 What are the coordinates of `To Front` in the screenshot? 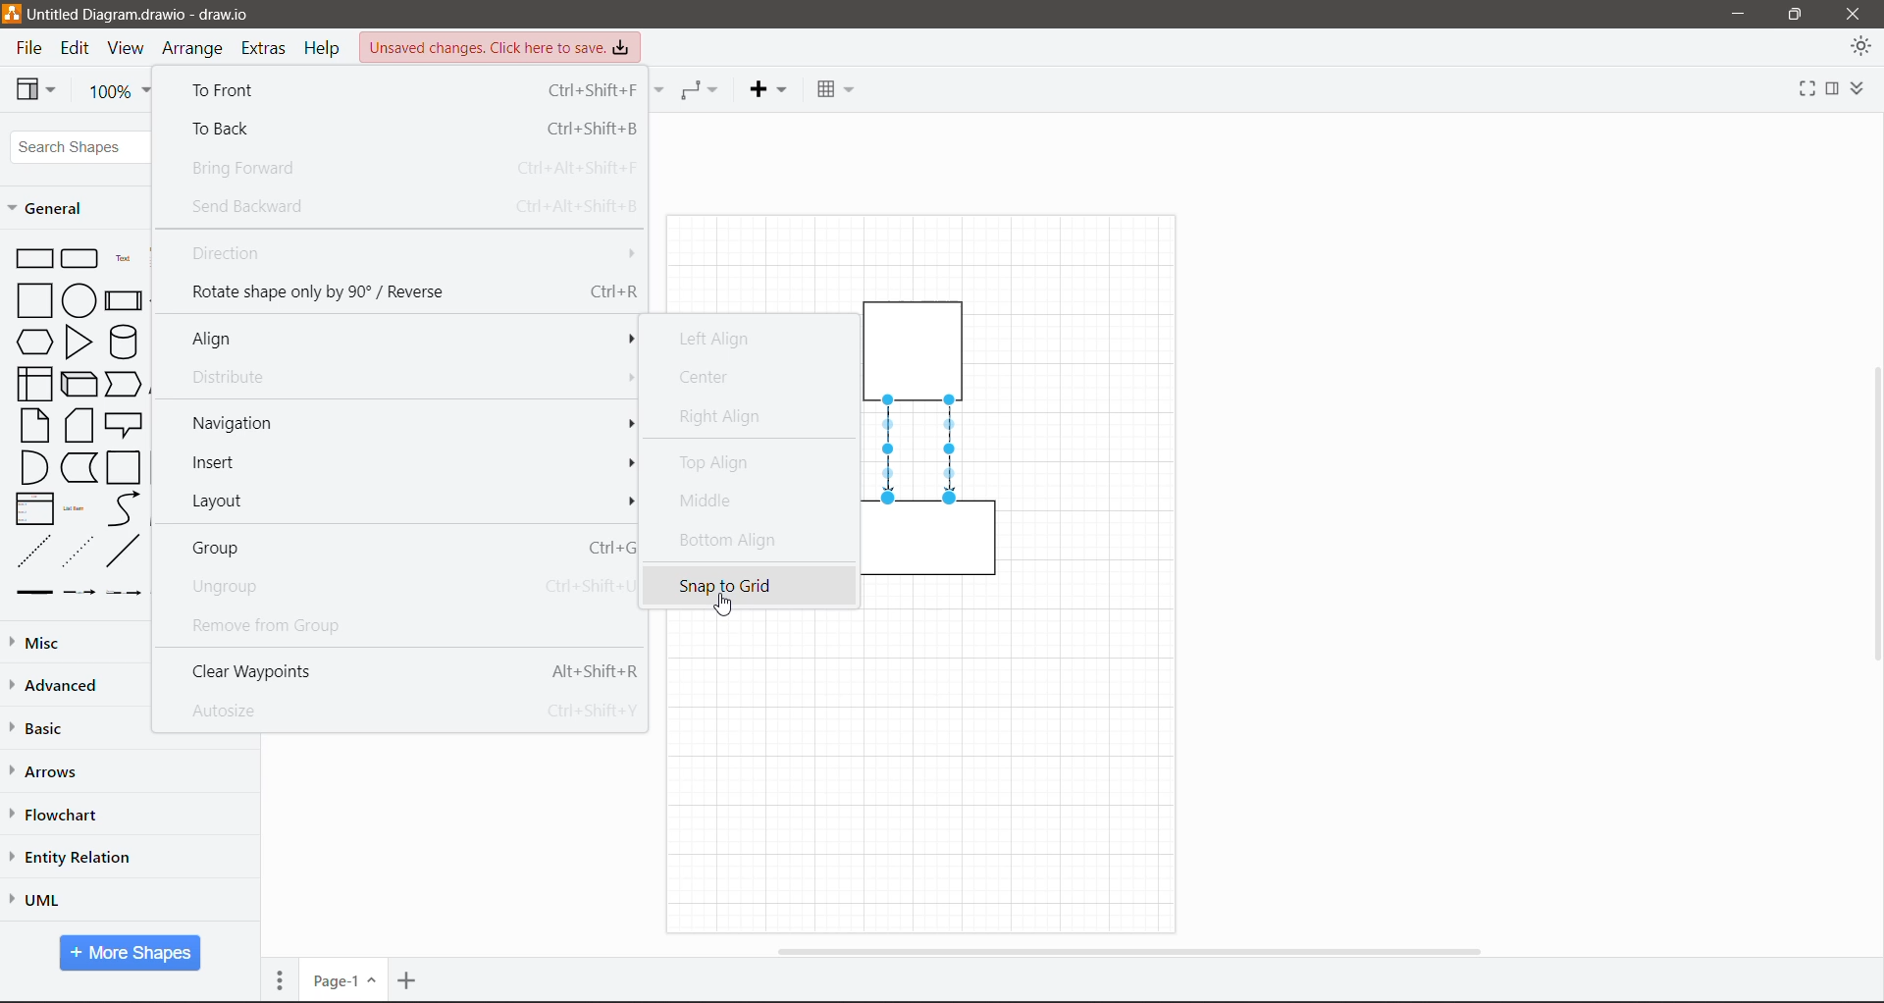 It's located at (410, 90).